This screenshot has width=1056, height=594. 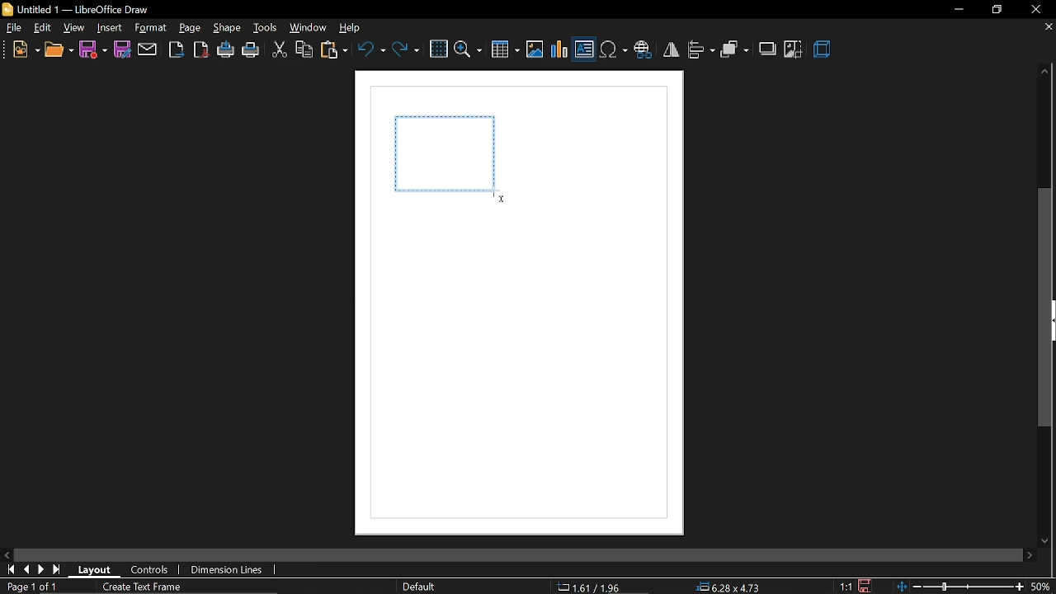 What do you see at coordinates (671, 49) in the screenshot?
I see `flip` at bounding box center [671, 49].